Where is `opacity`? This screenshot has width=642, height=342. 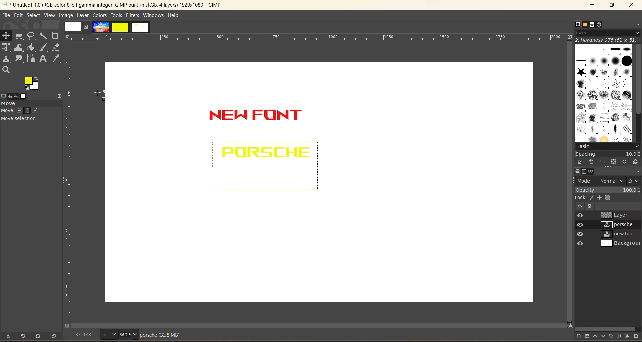 opacity is located at coordinates (607, 190).